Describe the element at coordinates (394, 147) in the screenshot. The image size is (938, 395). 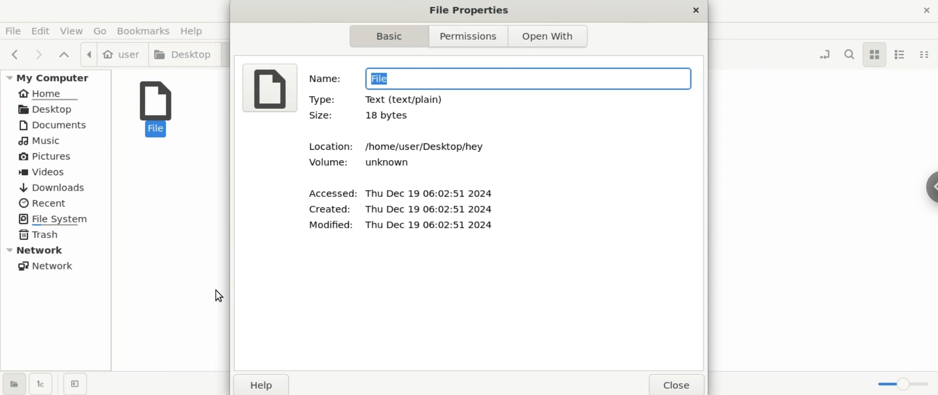
I see `location /home/user/desktop/hey` at that location.